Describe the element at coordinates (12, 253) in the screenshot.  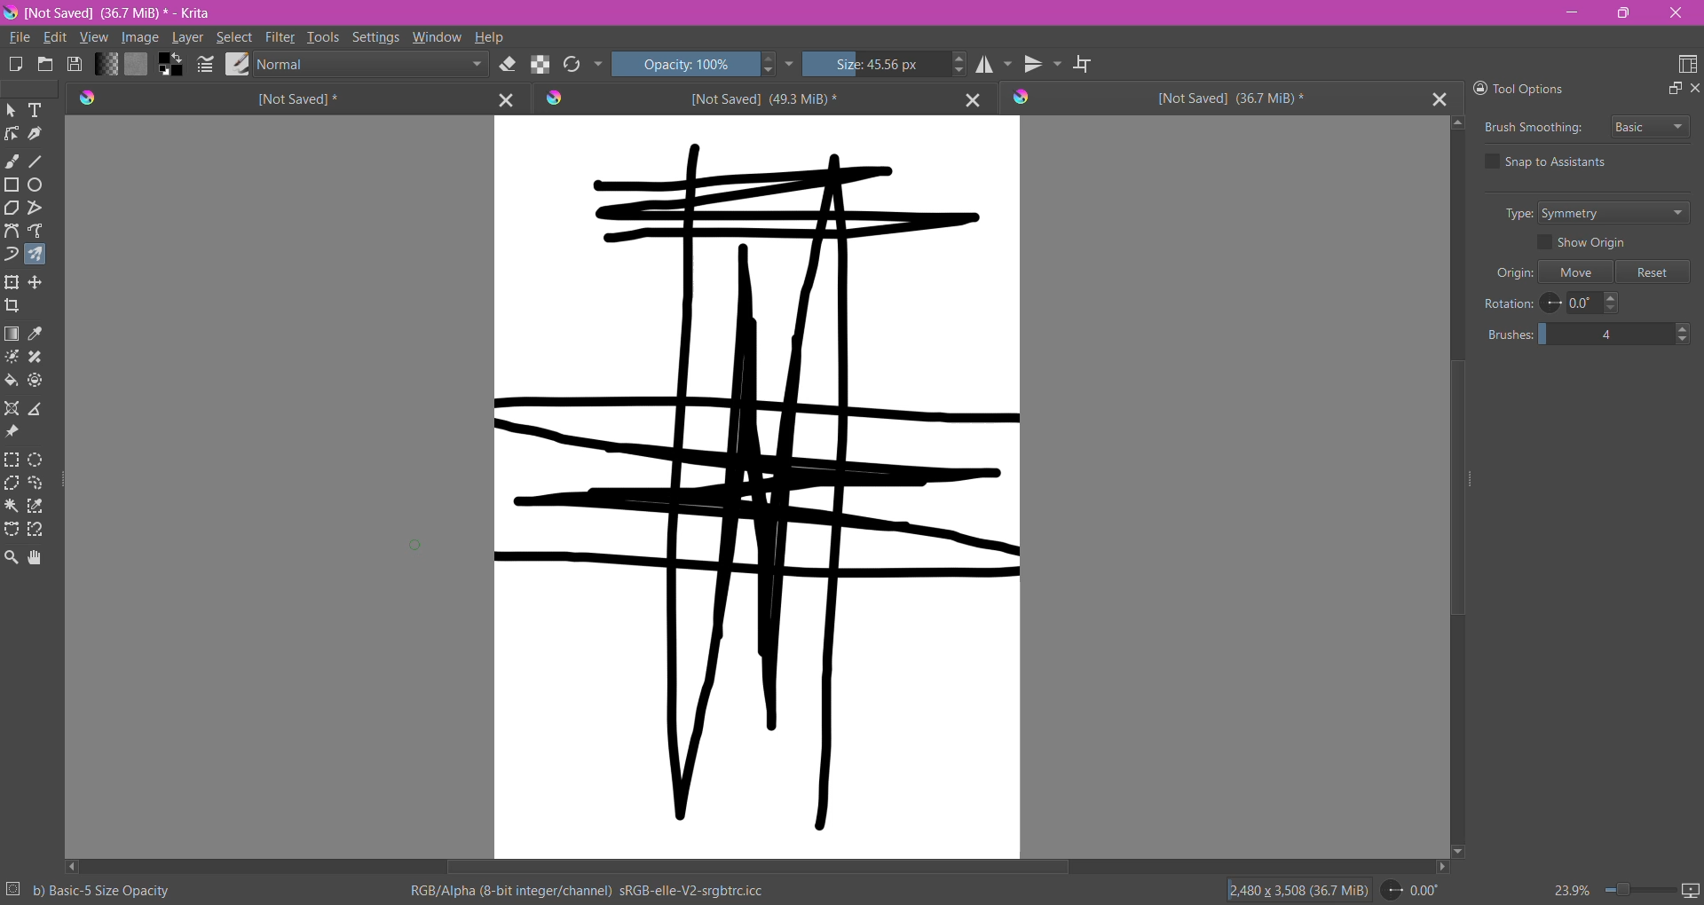
I see `Dynamic Brush Tool` at that location.